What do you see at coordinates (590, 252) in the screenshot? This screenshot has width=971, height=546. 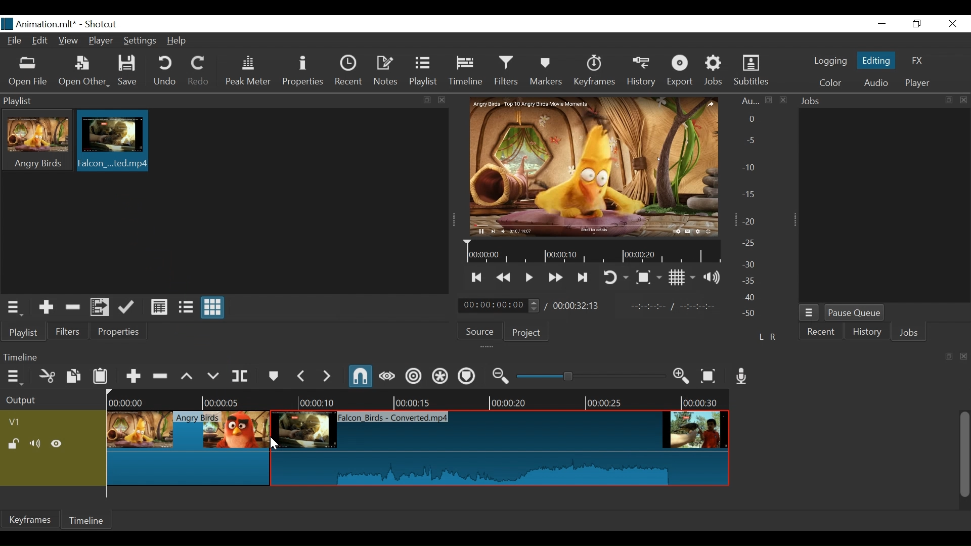 I see `Timeline` at bounding box center [590, 252].